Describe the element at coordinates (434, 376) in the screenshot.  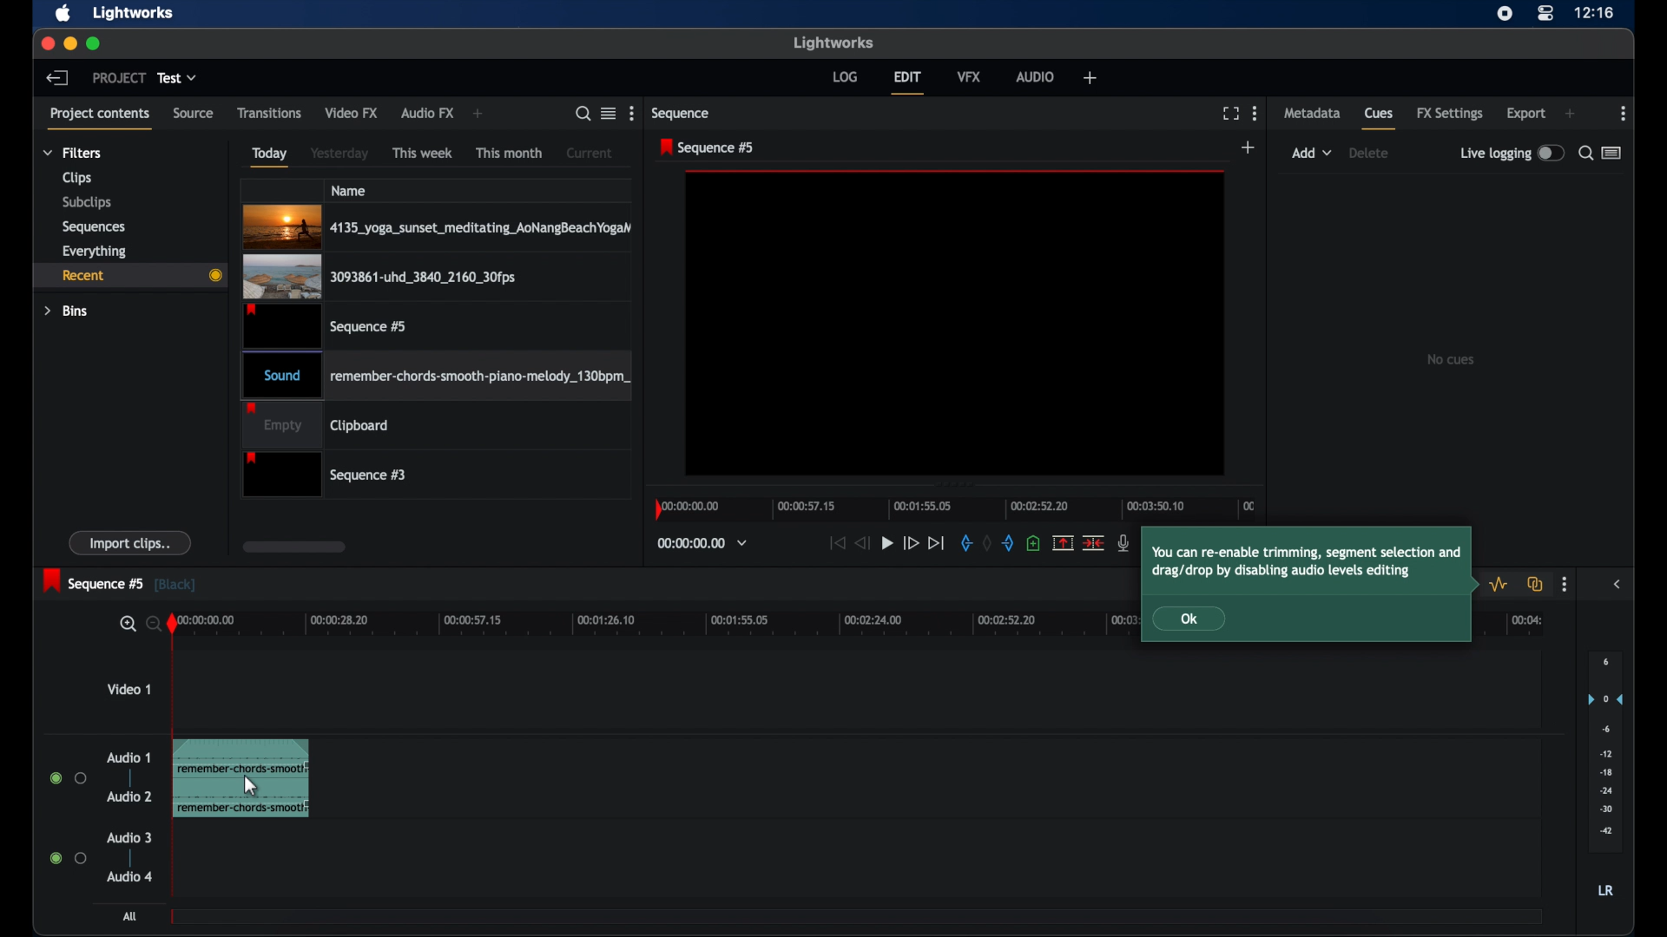
I see `Sound remember-chords-smooth-piano-melody_130bpm_` at that location.